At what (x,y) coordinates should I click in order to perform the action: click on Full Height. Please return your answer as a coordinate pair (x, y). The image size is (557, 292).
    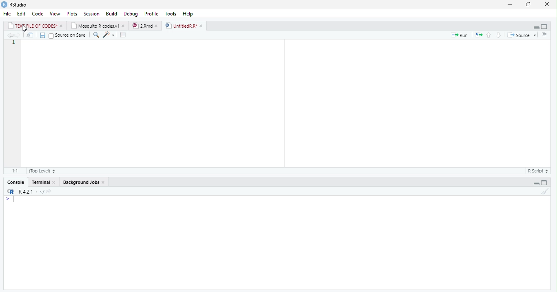
    Looking at the image, I should click on (545, 26).